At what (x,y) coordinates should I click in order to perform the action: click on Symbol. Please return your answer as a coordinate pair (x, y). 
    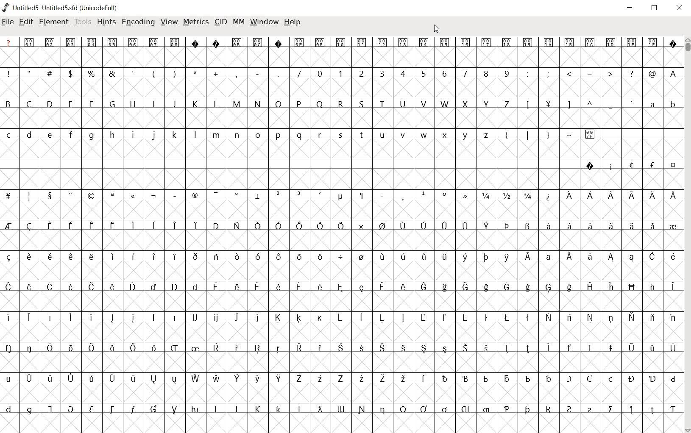
    Looking at the image, I should click on (527, 378).